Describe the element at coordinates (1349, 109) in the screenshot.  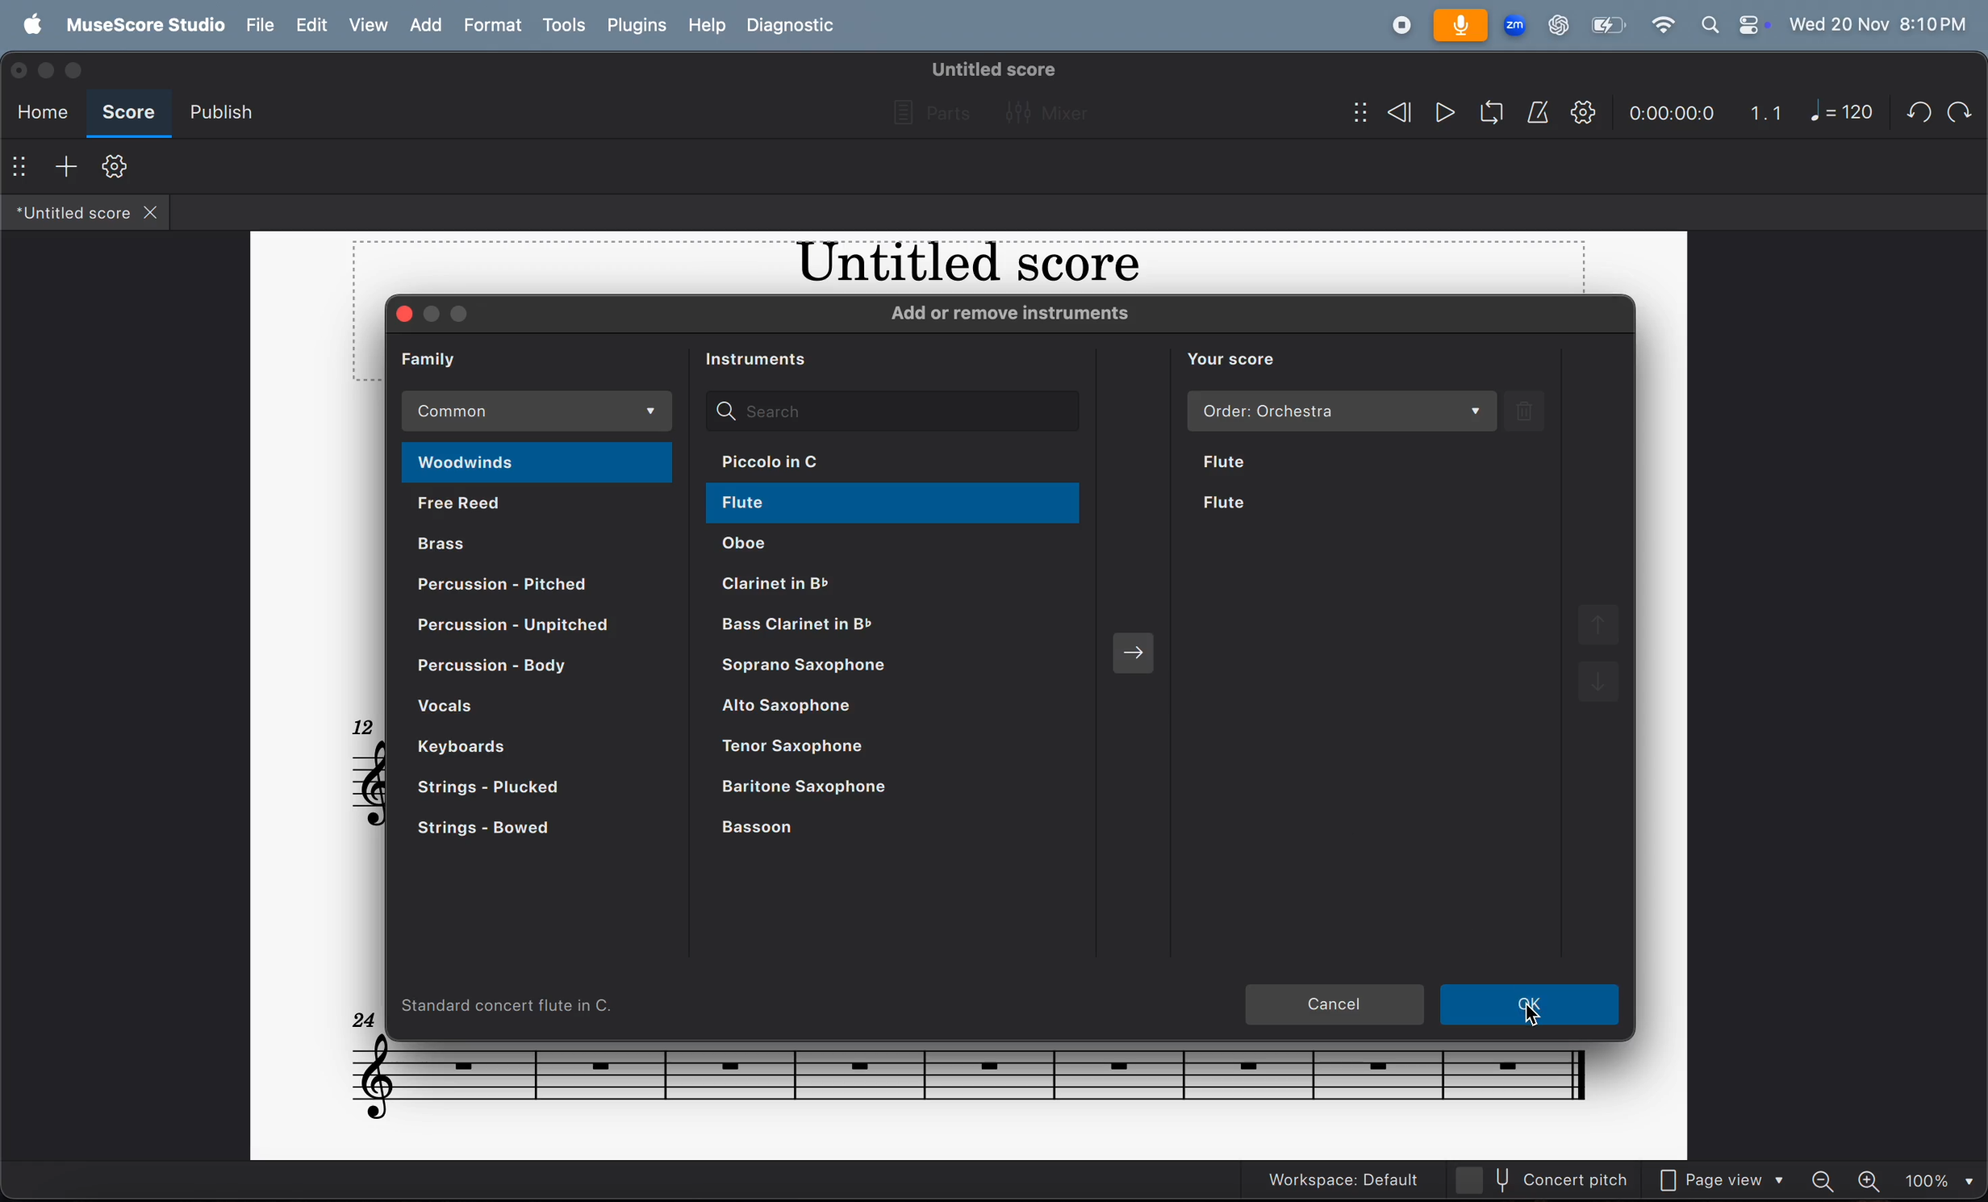
I see `show/hide` at that location.